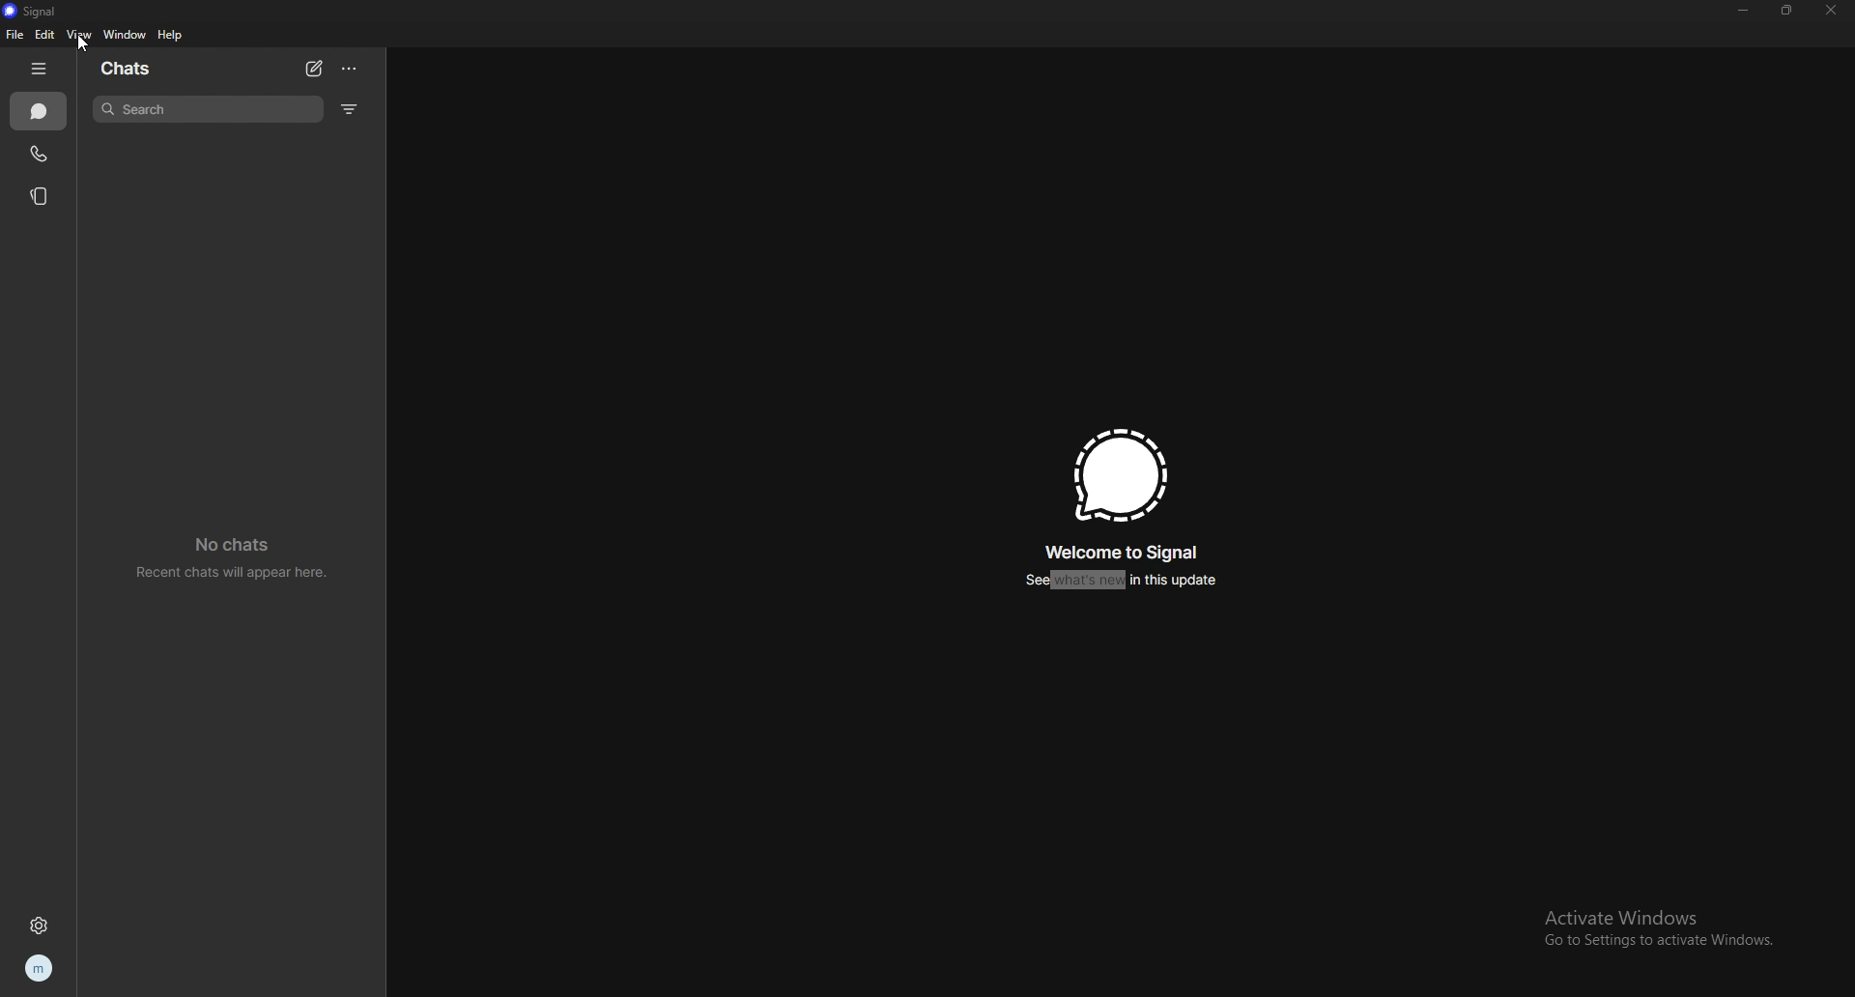 The image size is (1855, 997). Describe the element at coordinates (1745, 10) in the screenshot. I see `minimize` at that location.